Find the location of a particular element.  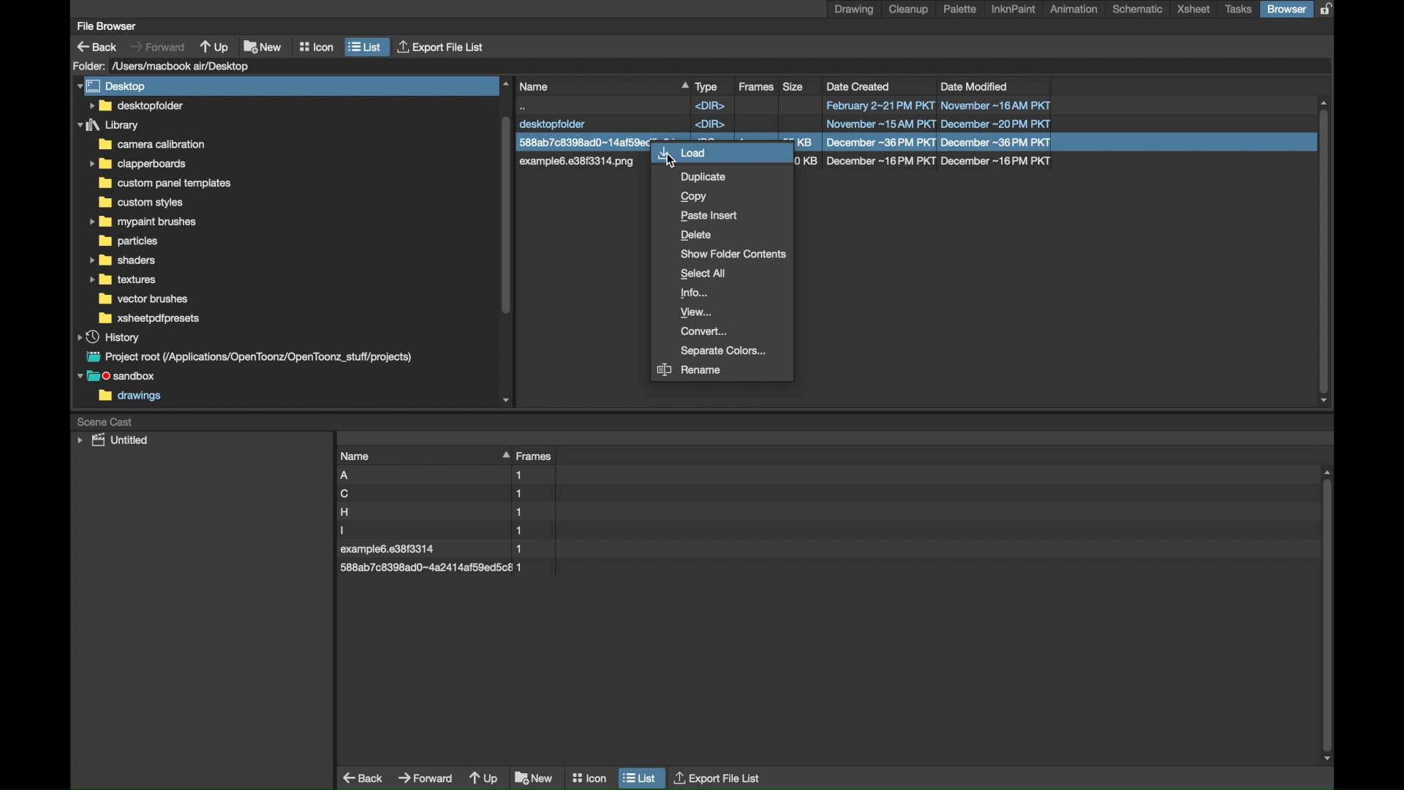

scroll box is located at coordinates (1325, 252).